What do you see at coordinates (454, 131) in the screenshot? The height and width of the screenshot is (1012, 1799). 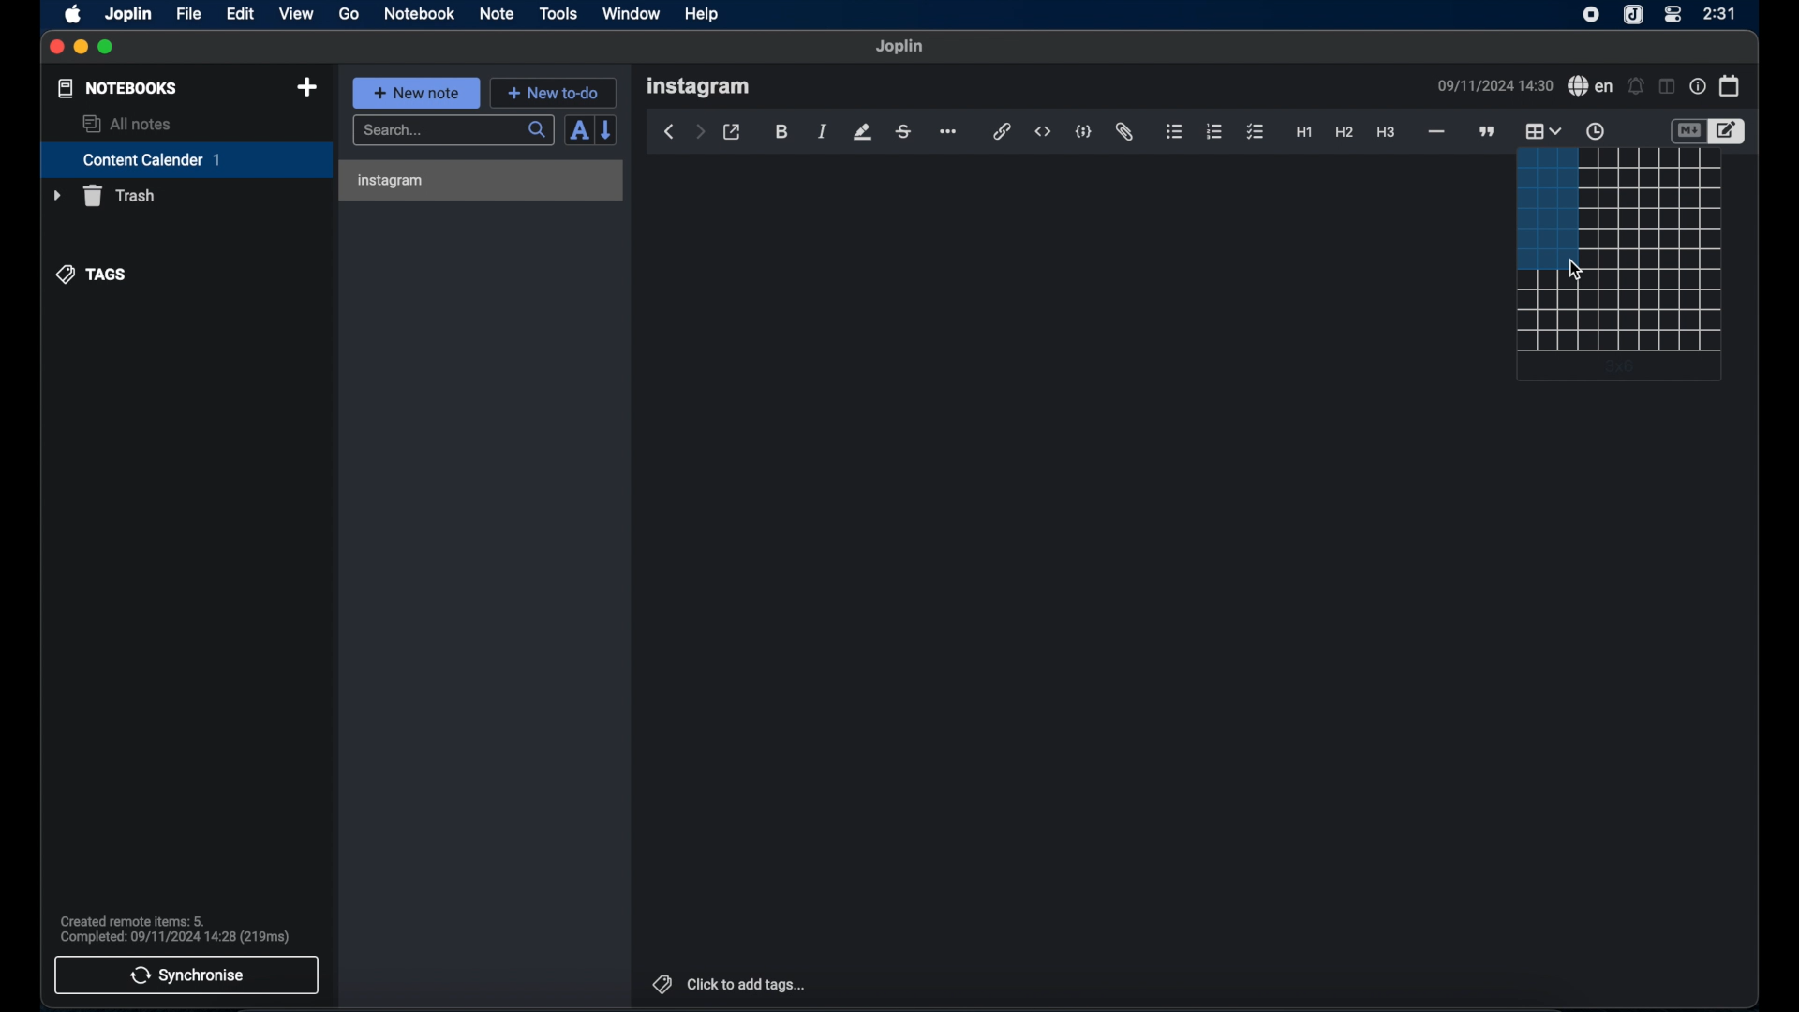 I see `search bar` at bounding box center [454, 131].